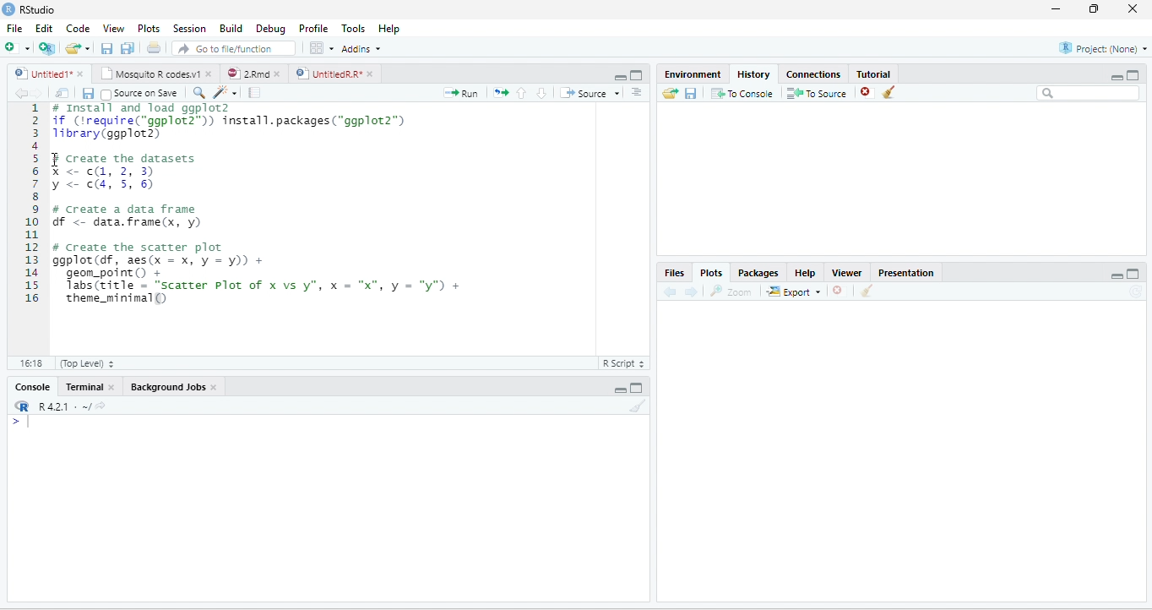 This screenshot has height=610, width=1152. I want to click on Go back to previous source location, so click(20, 94).